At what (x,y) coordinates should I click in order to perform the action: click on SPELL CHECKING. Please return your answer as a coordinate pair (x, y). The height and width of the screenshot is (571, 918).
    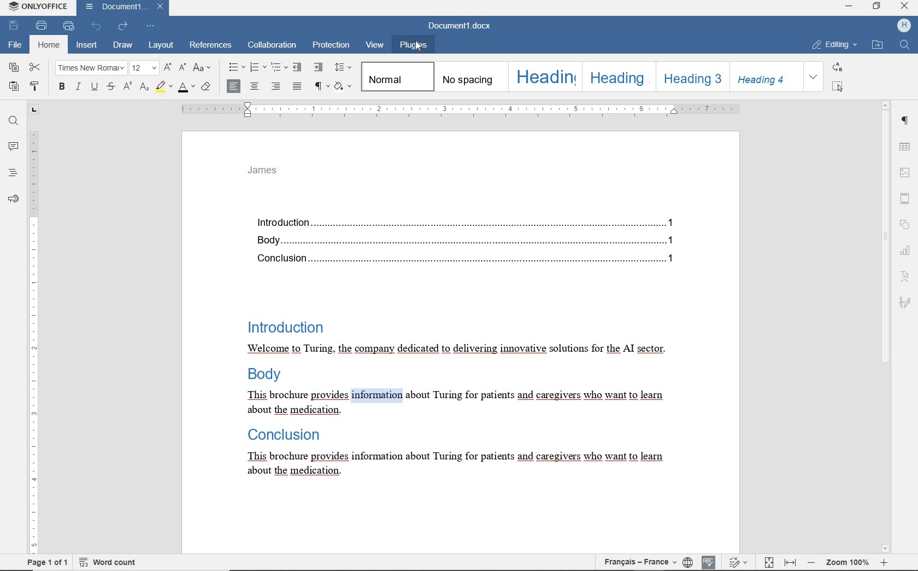
    Looking at the image, I should click on (709, 561).